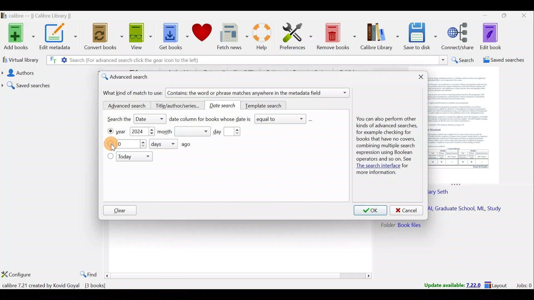  What do you see at coordinates (178, 106) in the screenshot?
I see `Title/author/series` at bounding box center [178, 106].